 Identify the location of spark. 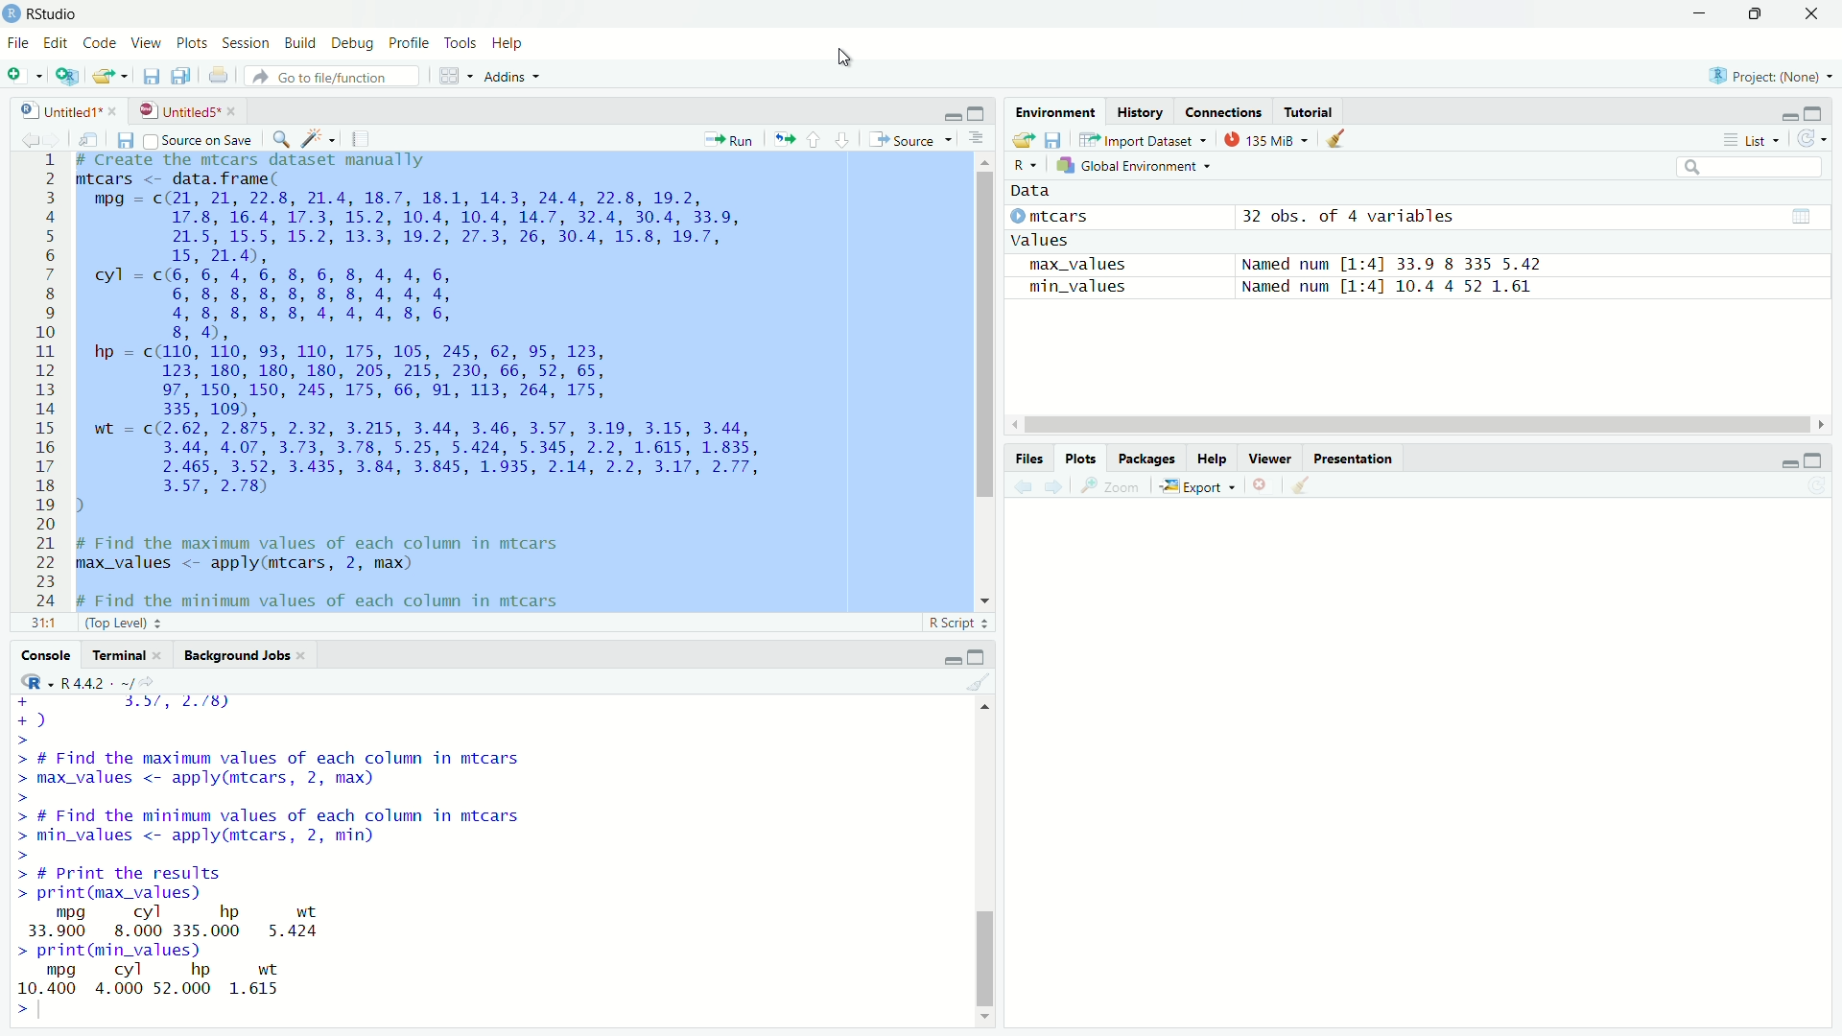
(319, 141).